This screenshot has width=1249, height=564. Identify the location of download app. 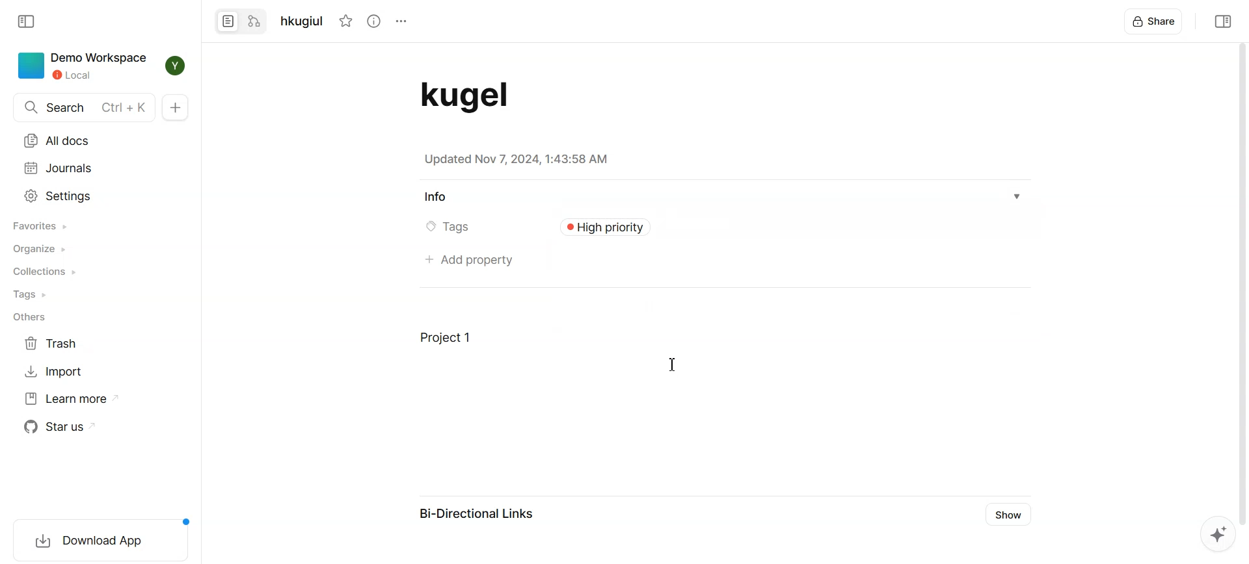
(100, 541).